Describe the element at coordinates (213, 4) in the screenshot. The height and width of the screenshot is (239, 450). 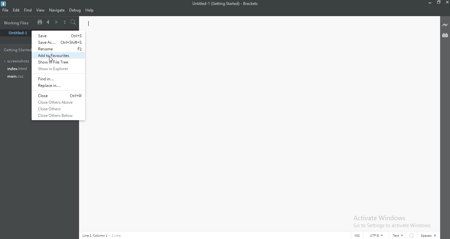
I see `file Name` at that location.